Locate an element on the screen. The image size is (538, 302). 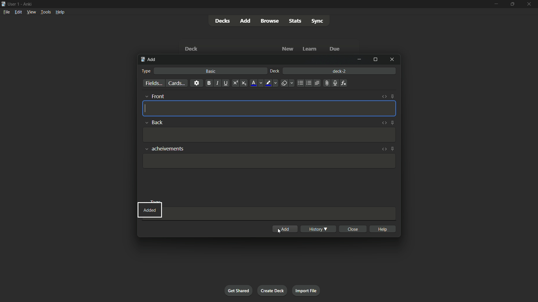
maximize is located at coordinates (375, 60).